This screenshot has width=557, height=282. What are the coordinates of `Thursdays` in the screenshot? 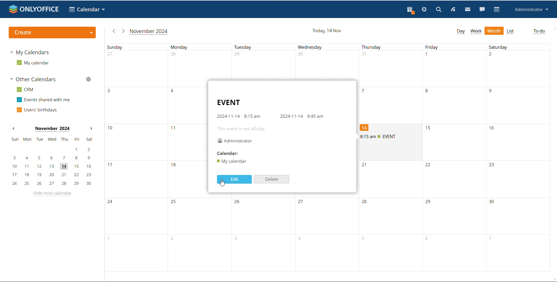 It's located at (457, 179).